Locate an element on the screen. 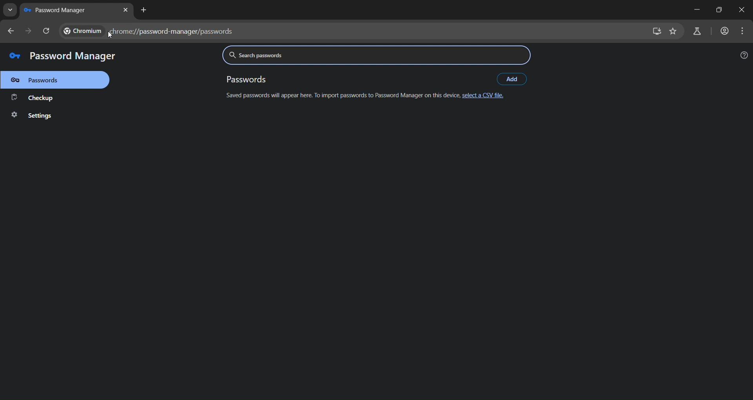 The height and width of the screenshot is (400, 753). menu is located at coordinates (742, 30).